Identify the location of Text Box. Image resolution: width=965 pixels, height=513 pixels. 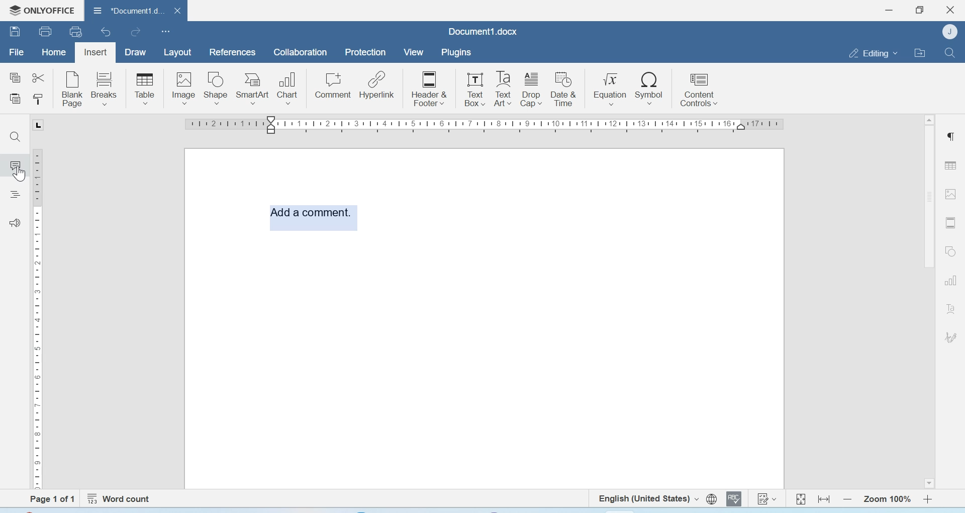
(502, 89).